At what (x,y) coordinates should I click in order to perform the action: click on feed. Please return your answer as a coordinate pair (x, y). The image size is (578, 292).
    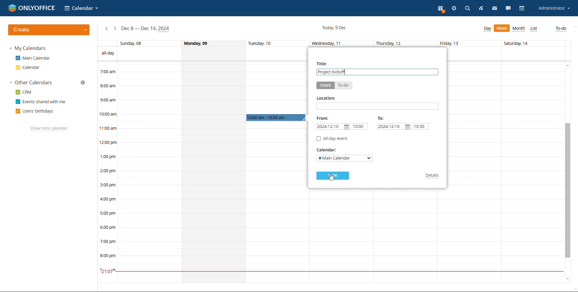
    Looking at the image, I should click on (481, 8).